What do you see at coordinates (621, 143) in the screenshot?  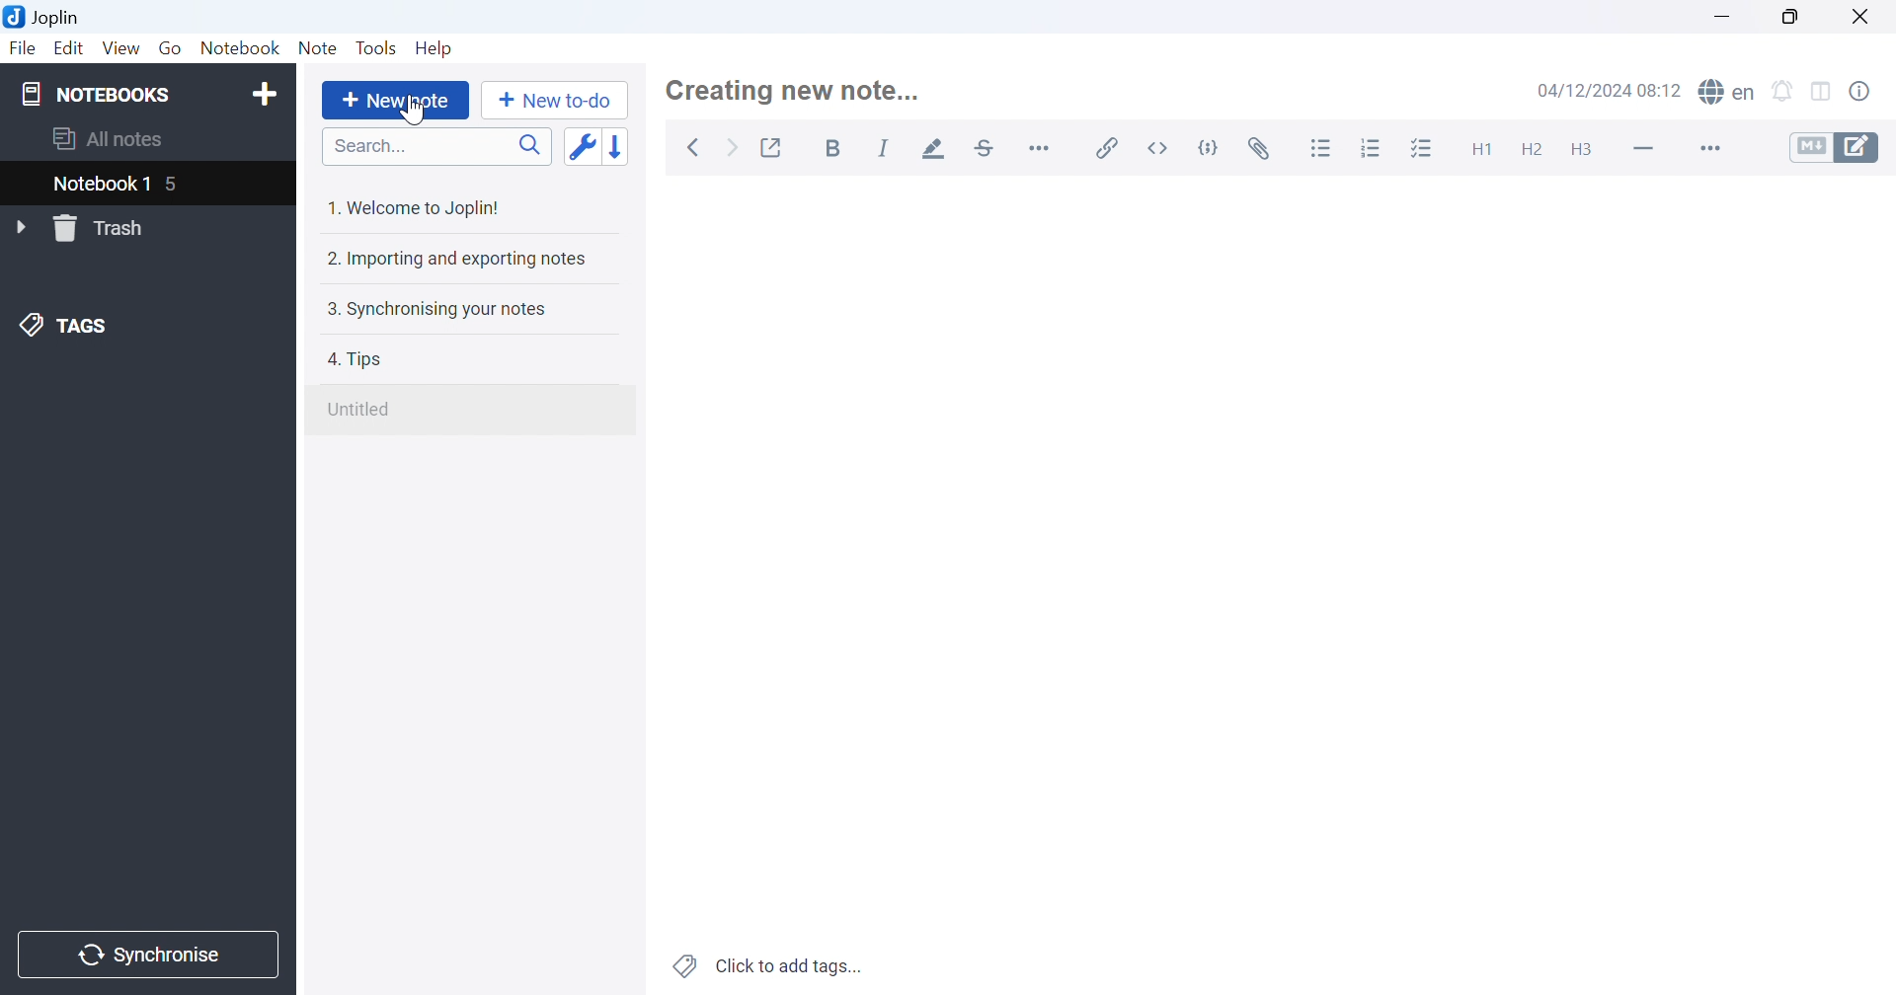 I see `Reverse sort order` at bounding box center [621, 143].